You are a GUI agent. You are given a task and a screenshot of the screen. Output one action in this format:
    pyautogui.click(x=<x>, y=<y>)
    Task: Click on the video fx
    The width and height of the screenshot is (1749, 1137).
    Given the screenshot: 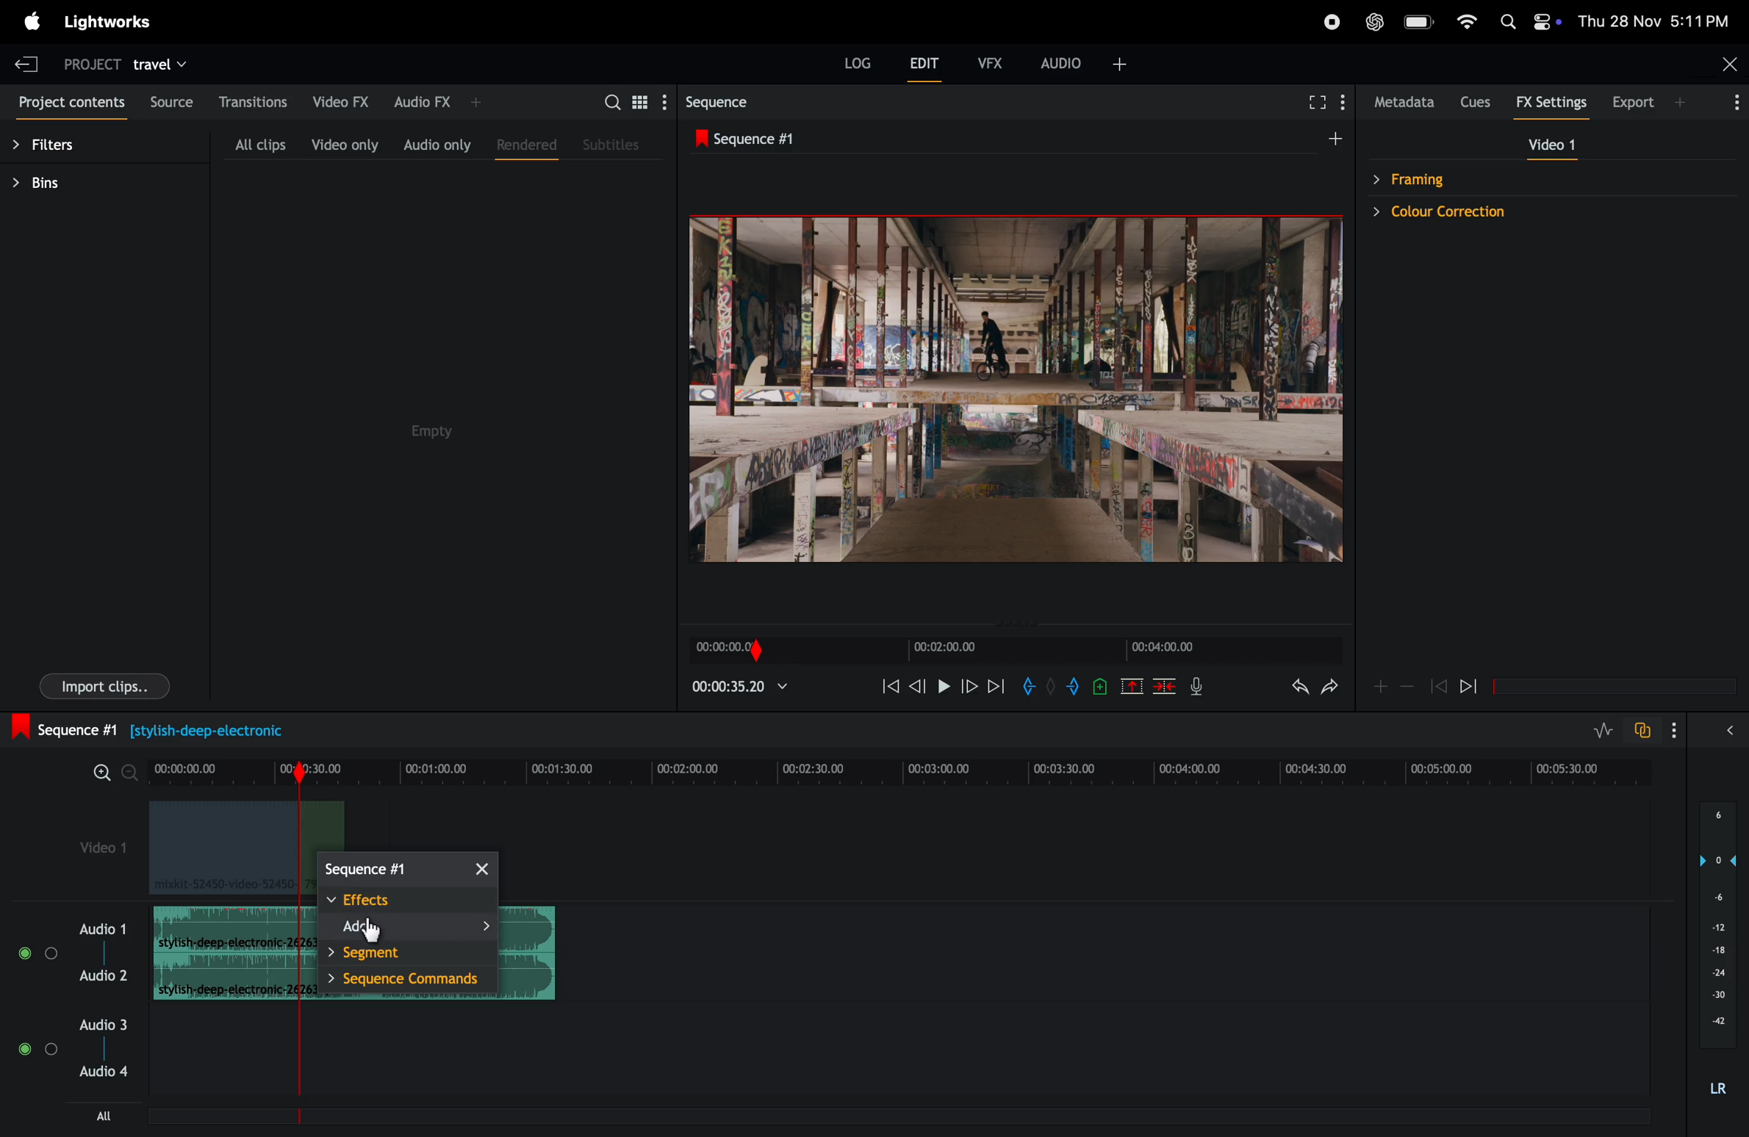 What is the action you would take?
    pyautogui.click(x=340, y=100)
    